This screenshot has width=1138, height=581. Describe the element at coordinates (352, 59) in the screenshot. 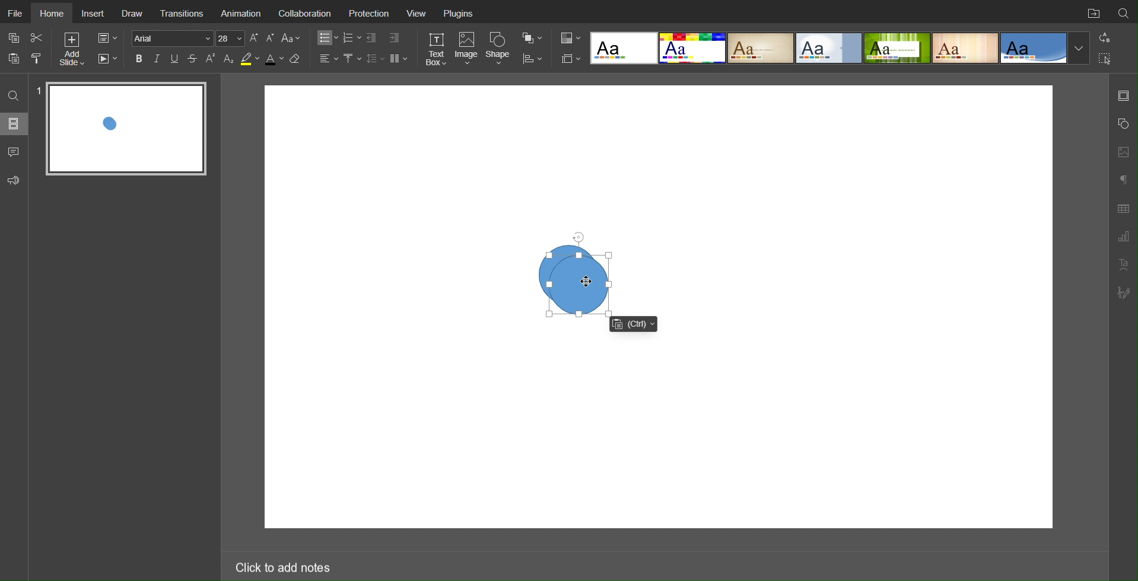

I see `Vertical Alignment` at that location.